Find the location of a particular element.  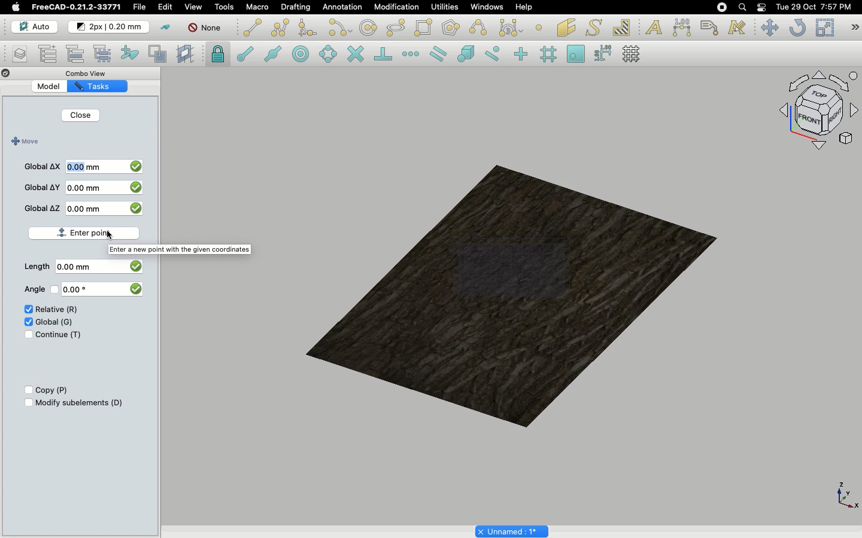

Add new named group is located at coordinates (50, 55).